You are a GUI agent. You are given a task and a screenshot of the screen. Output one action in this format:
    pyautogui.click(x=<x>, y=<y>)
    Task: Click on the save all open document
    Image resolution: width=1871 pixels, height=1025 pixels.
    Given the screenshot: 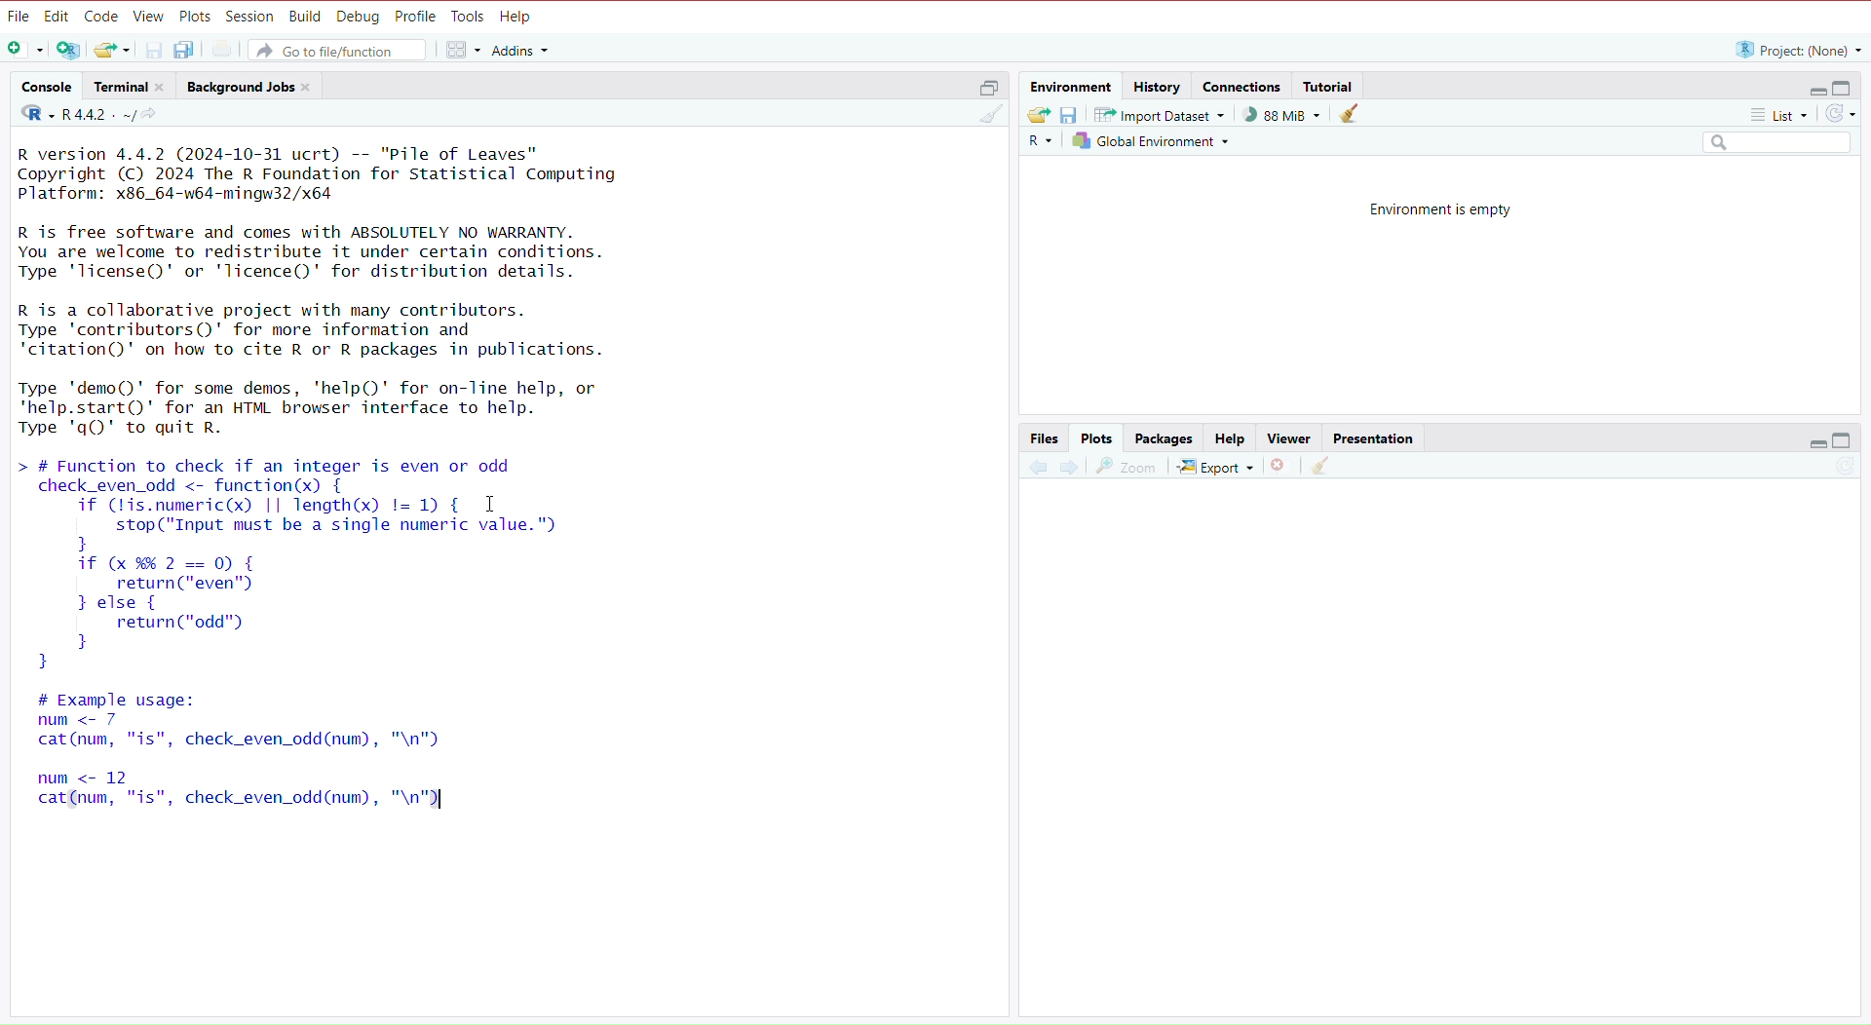 What is the action you would take?
    pyautogui.click(x=186, y=50)
    